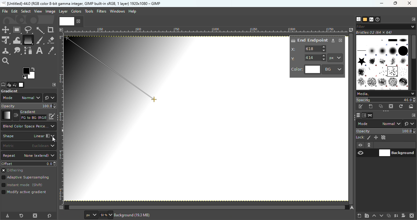  I want to click on Filter, so click(386, 26).